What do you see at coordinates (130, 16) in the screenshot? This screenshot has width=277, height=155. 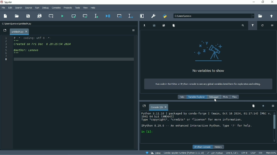 I see `Debug selection or current line` at bounding box center [130, 16].